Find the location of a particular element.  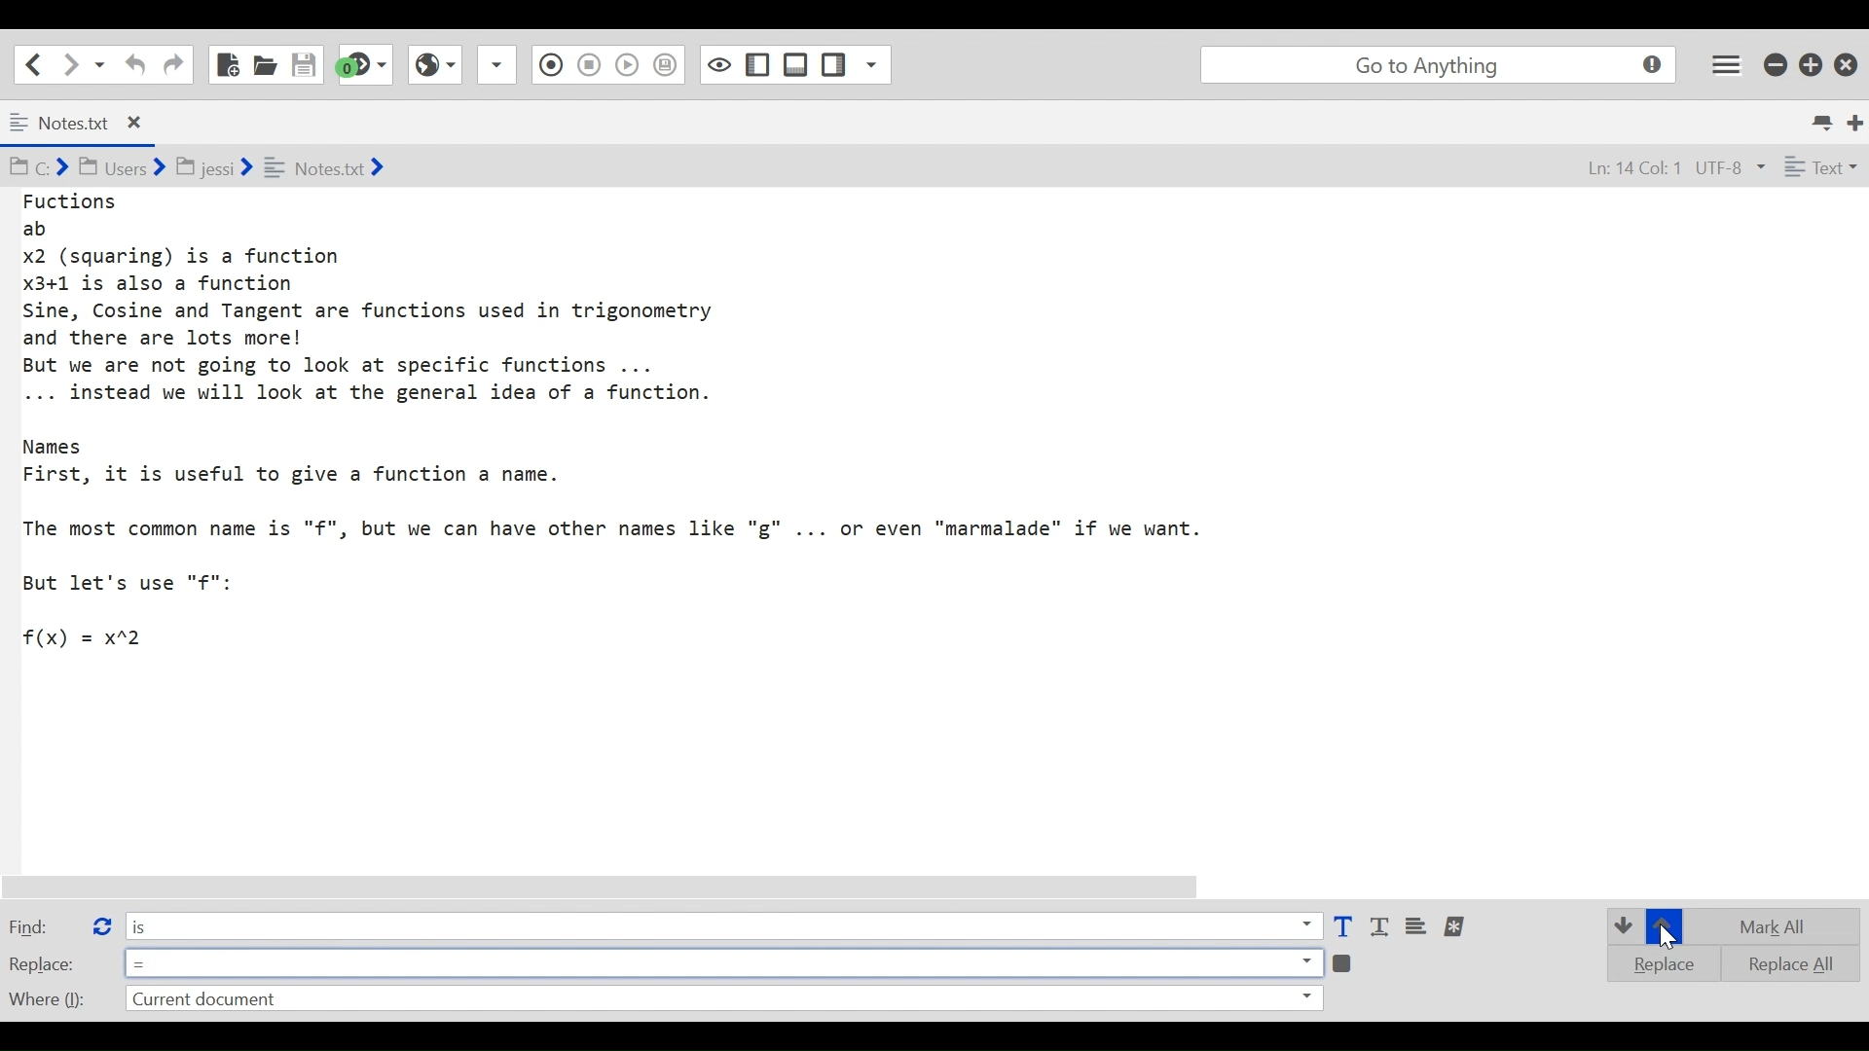

Play Last Macro is located at coordinates (434, 62).